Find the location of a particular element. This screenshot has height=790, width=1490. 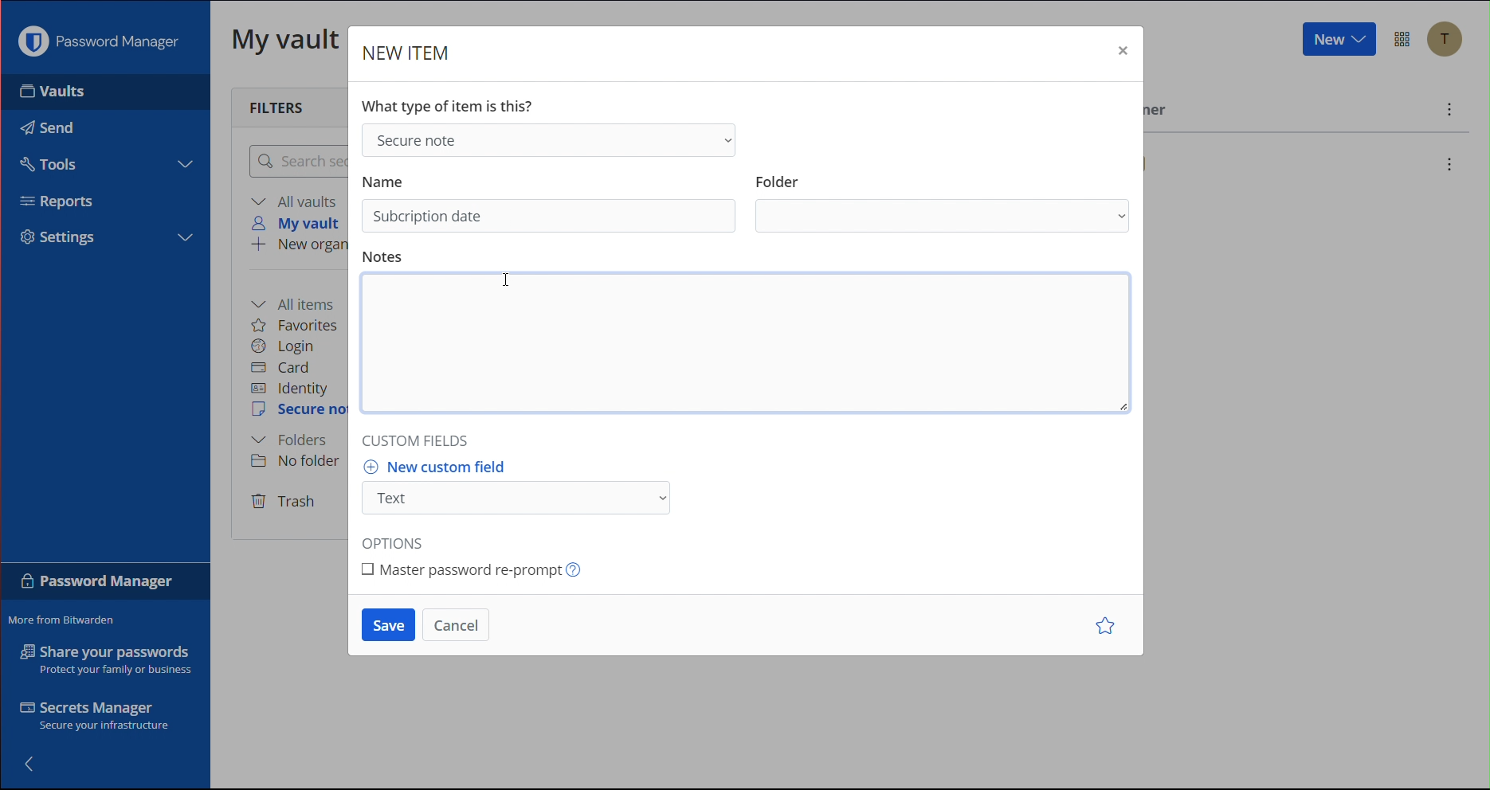

All items is located at coordinates (298, 303).